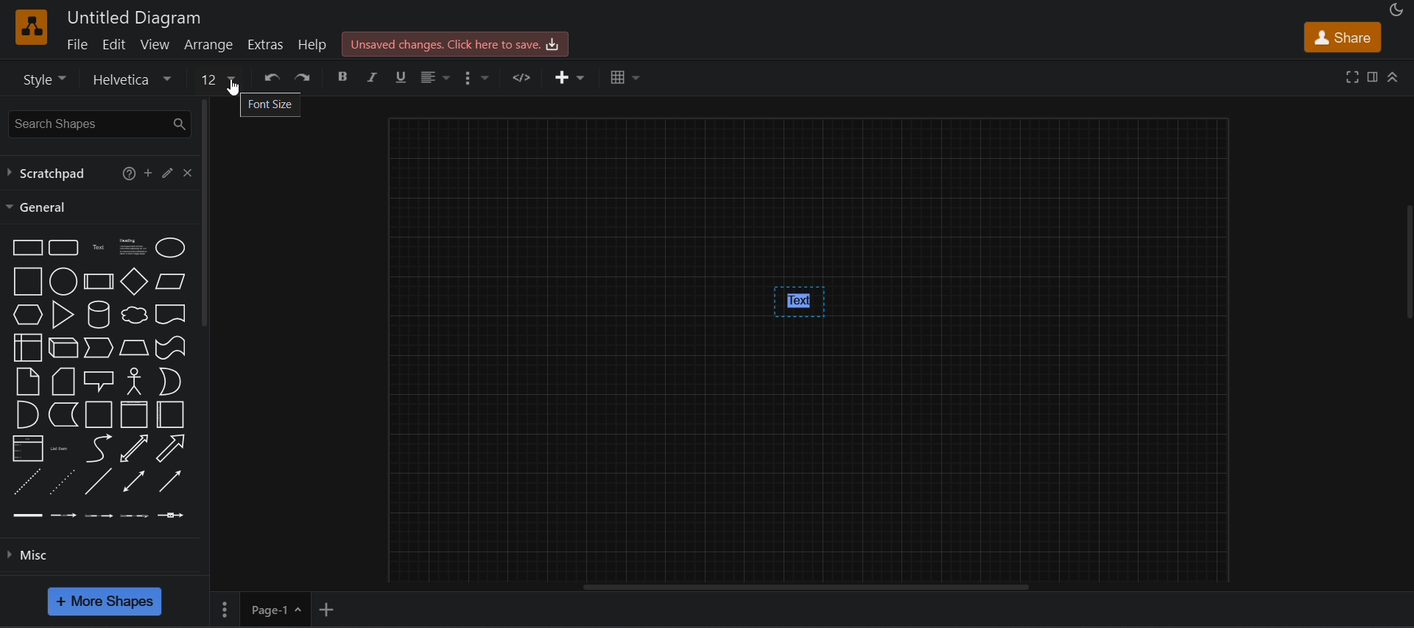  I want to click on table, so click(627, 77).